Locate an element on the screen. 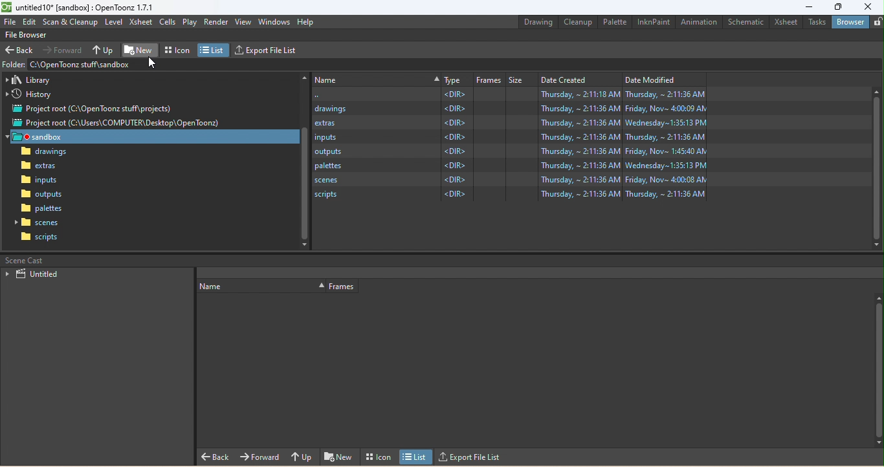  History is located at coordinates (28, 94).